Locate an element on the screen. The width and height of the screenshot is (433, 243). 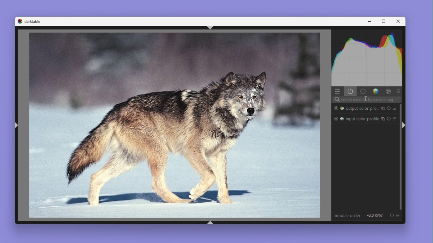
preset is located at coordinates (394, 108).